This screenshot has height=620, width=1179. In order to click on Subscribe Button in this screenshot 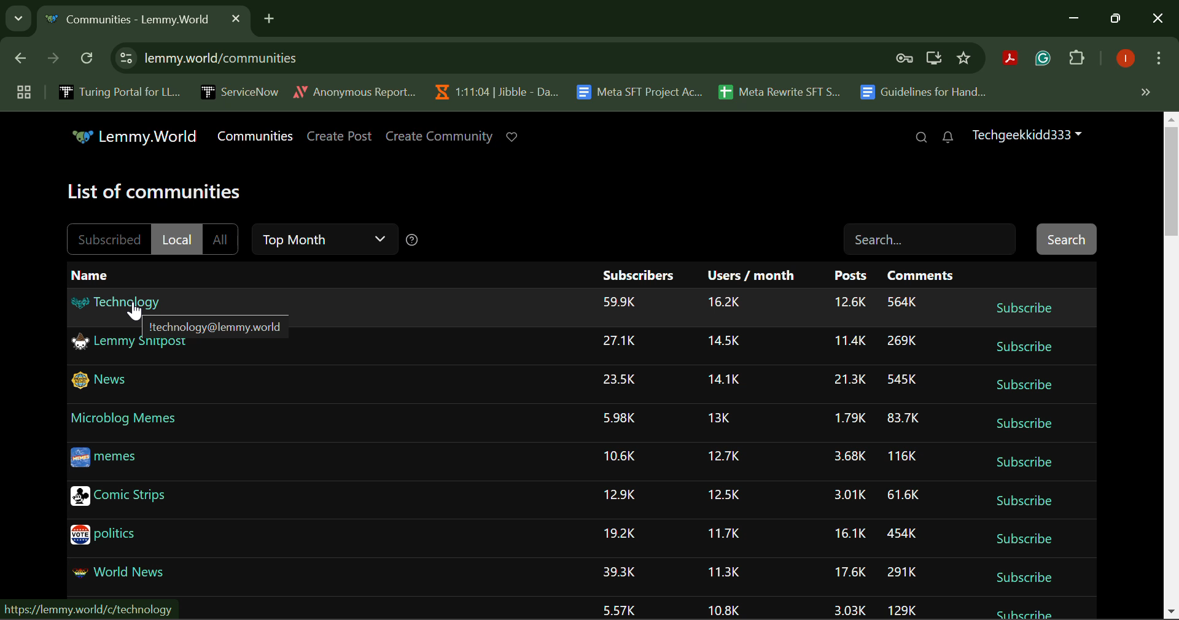, I will do `click(1024, 539)`.